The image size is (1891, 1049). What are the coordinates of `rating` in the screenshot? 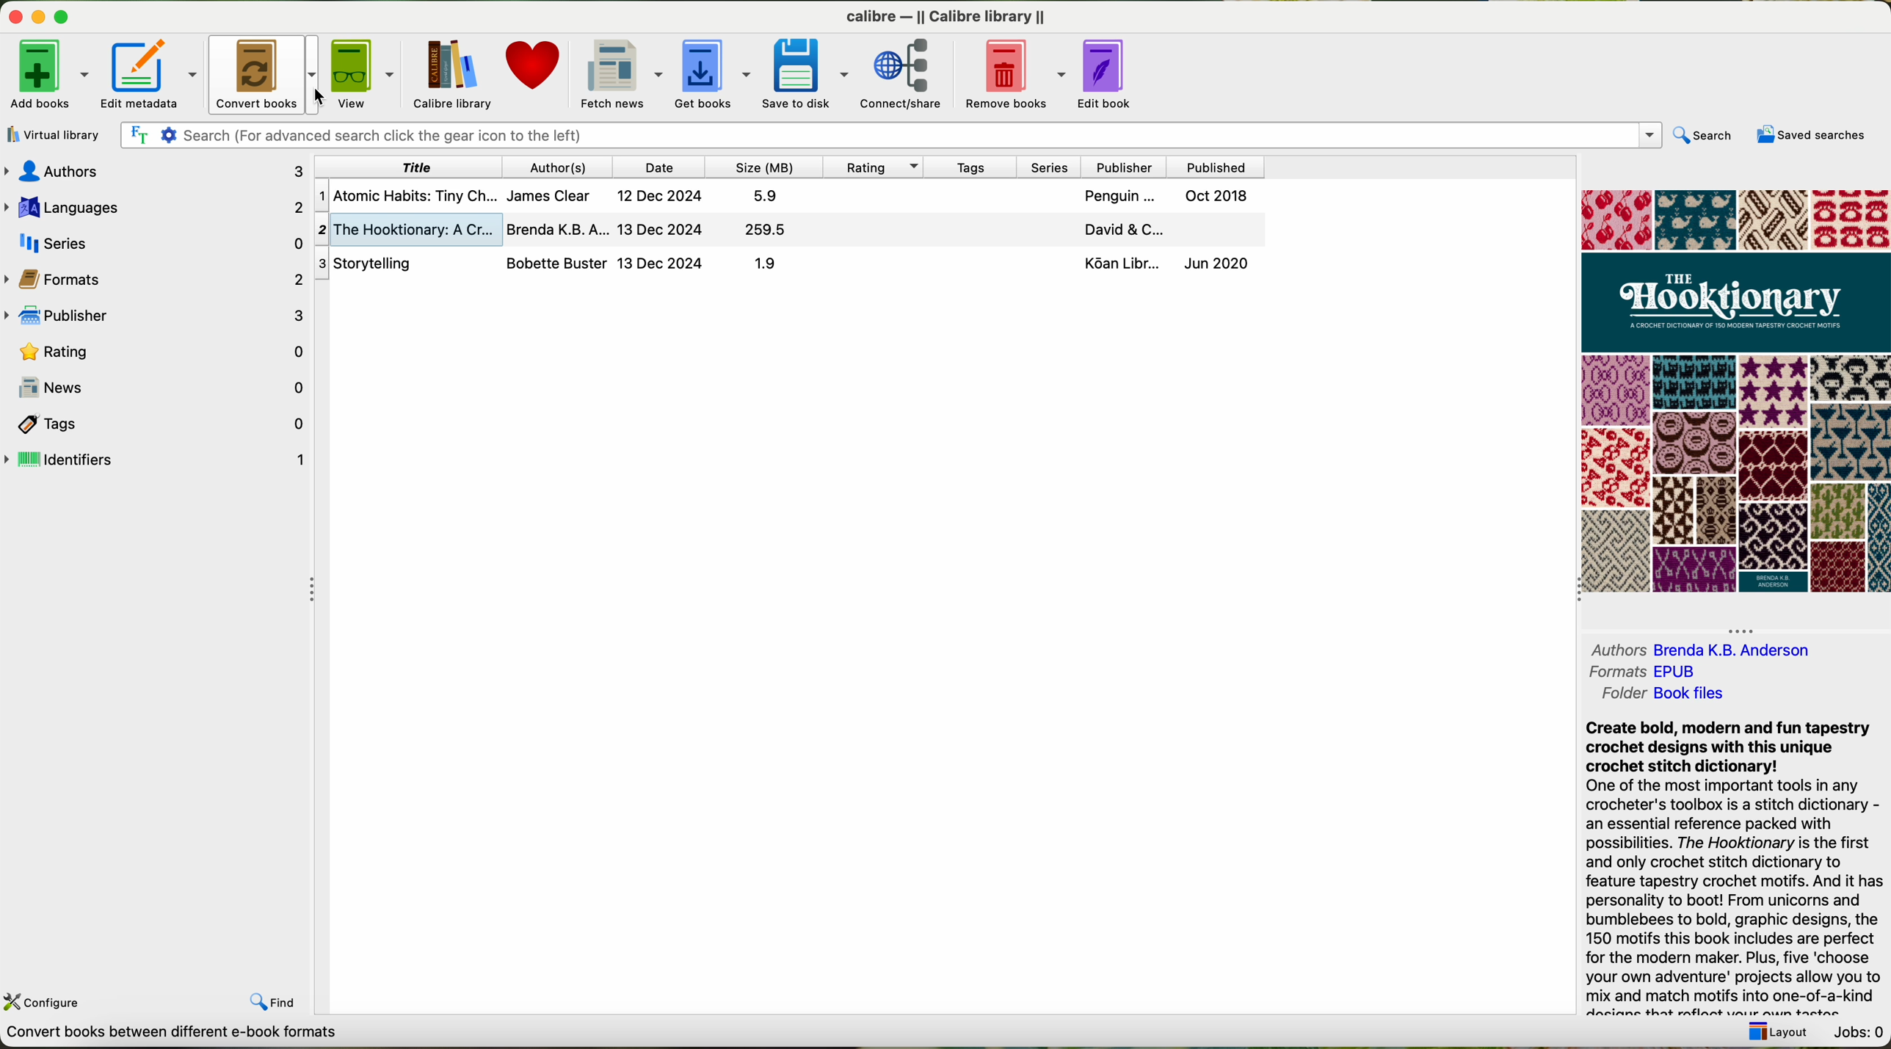 It's located at (161, 352).